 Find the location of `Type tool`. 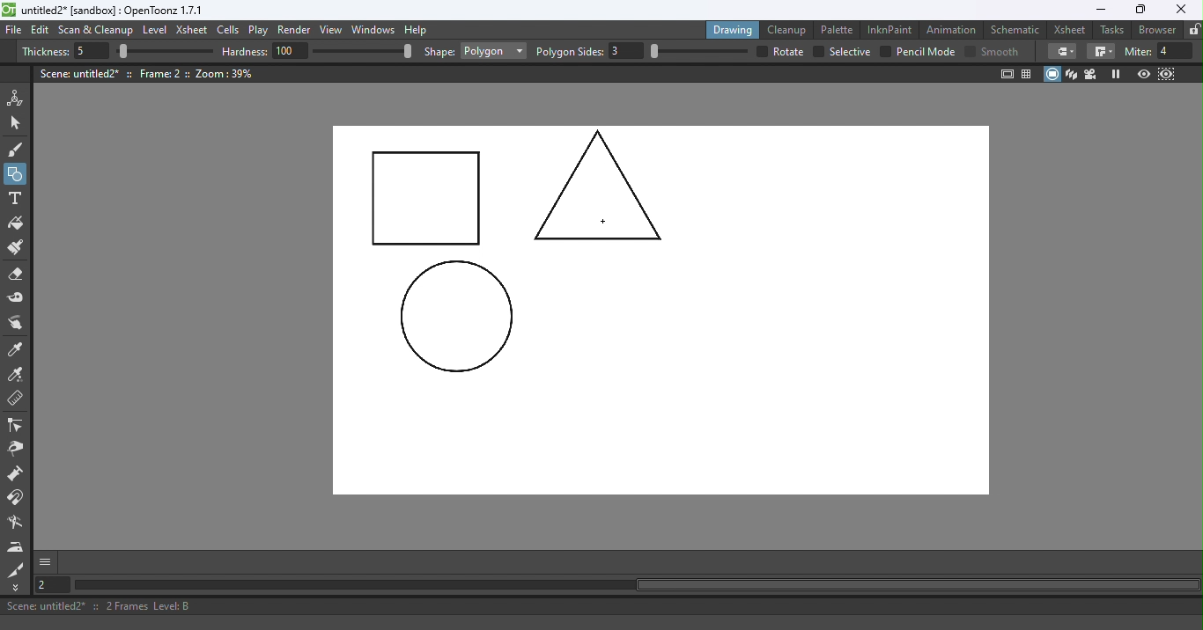

Type tool is located at coordinates (15, 200).